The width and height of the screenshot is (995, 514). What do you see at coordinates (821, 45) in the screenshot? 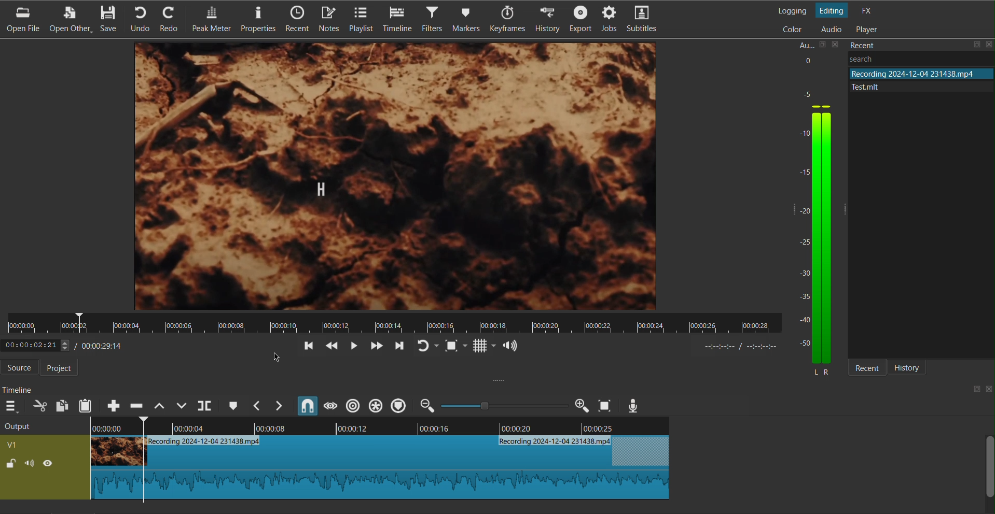
I see `save` at bounding box center [821, 45].